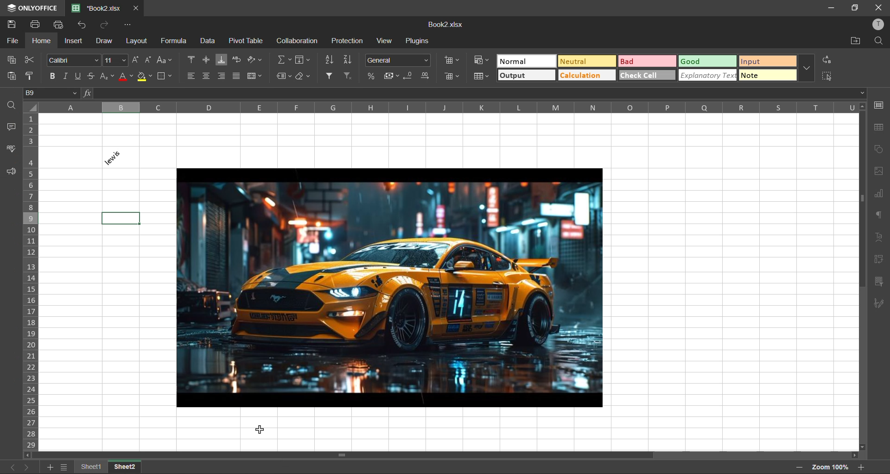  What do you see at coordinates (261, 429) in the screenshot?
I see `Cursor` at bounding box center [261, 429].